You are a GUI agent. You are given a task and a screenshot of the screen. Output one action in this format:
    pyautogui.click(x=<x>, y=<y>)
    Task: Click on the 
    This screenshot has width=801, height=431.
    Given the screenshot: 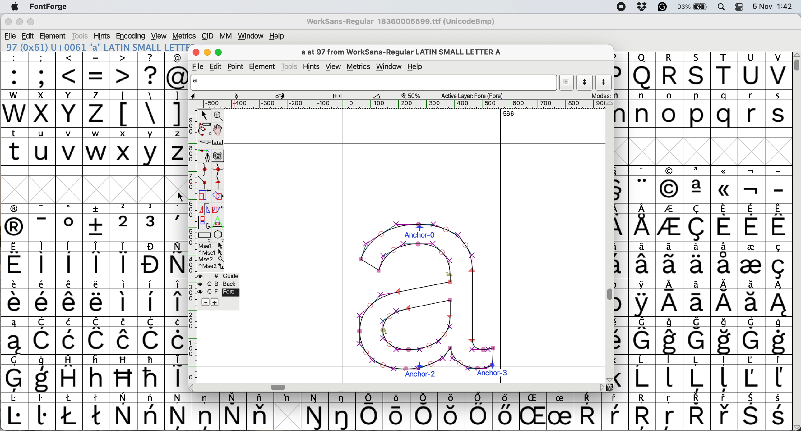 What is the action you would take?
    pyautogui.click(x=534, y=411)
    